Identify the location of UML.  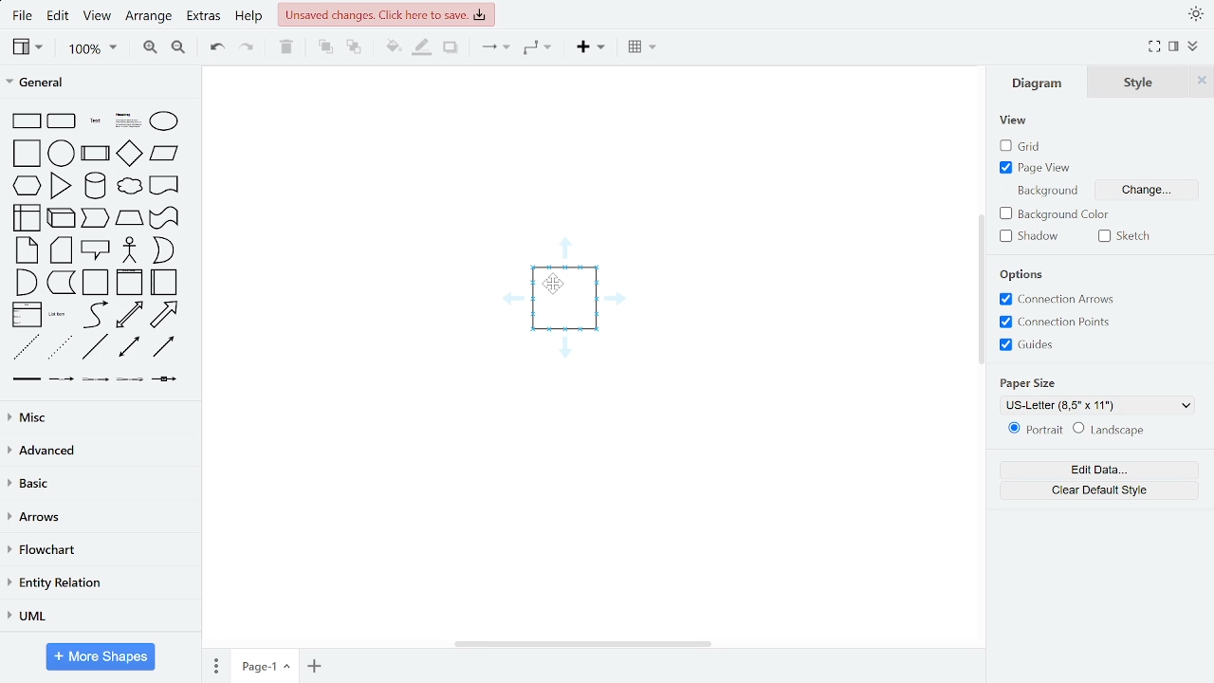
(98, 613).